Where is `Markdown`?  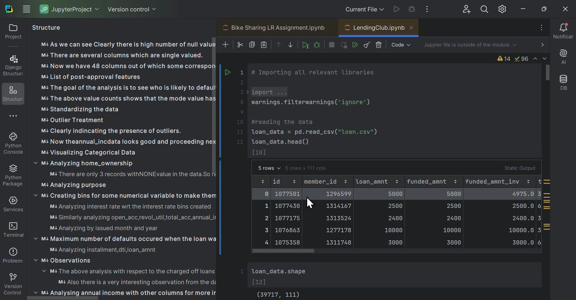
Markdown is located at coordinates (404, 45).